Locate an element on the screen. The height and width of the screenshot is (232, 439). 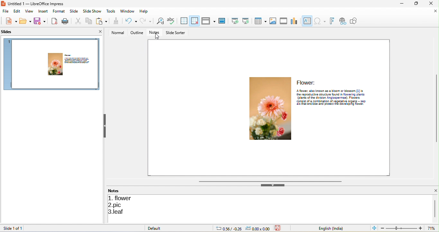
edit zoom is located at coordinates (401, 228).